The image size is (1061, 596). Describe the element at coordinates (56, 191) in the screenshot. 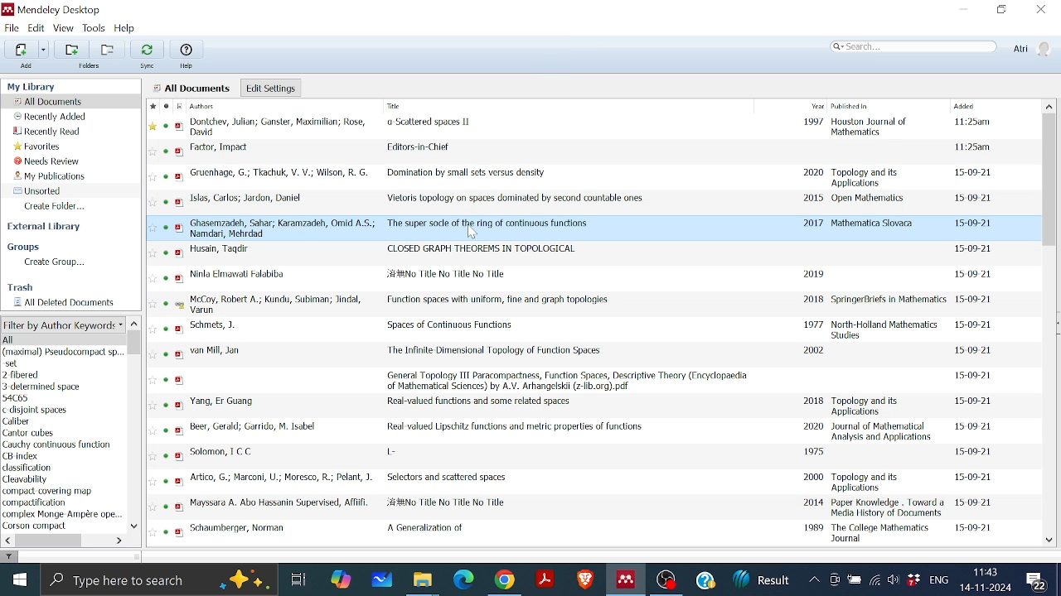

I see `Unsorted` at that location.